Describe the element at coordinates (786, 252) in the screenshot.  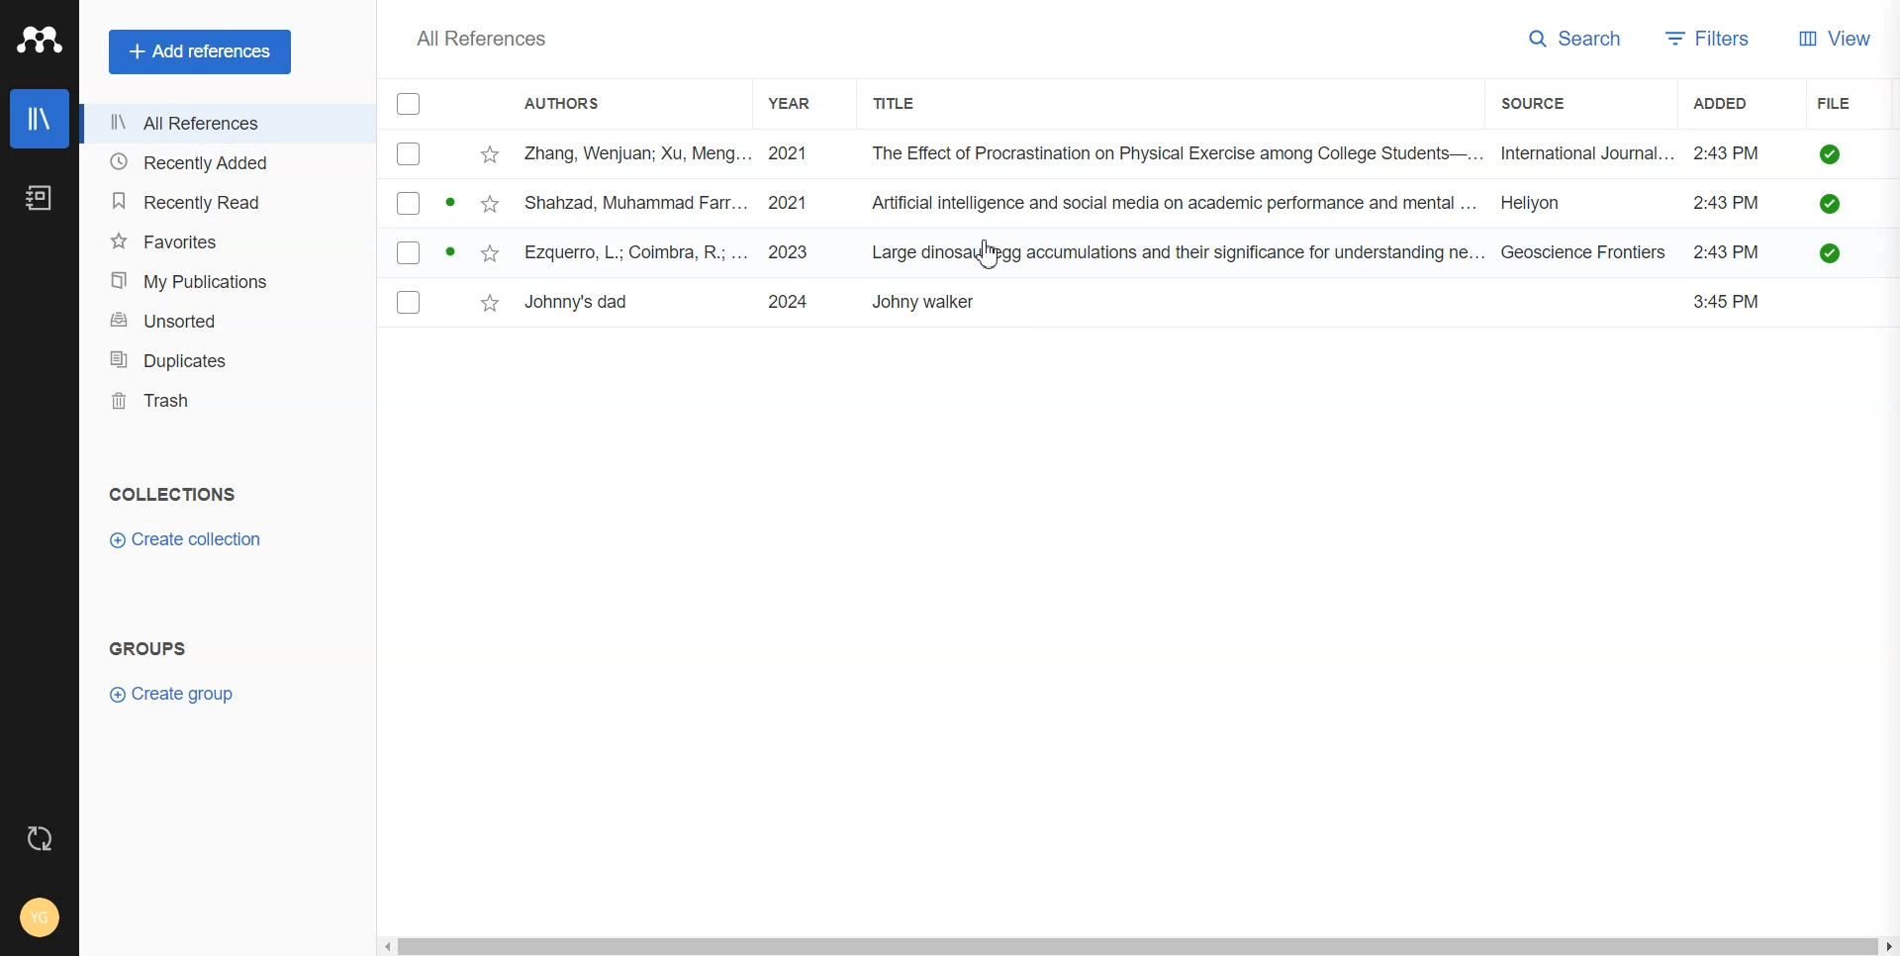
I see `2023` at that location.